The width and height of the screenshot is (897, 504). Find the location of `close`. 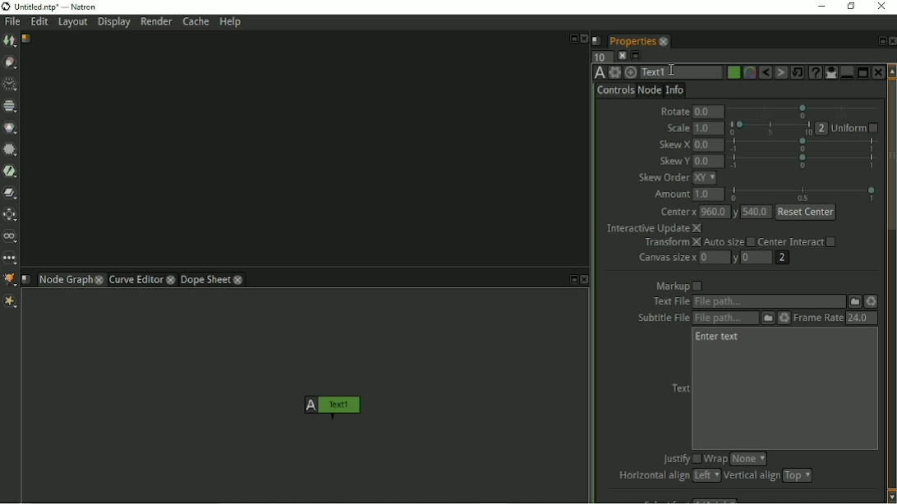

close is located at coordinates (664, 41).